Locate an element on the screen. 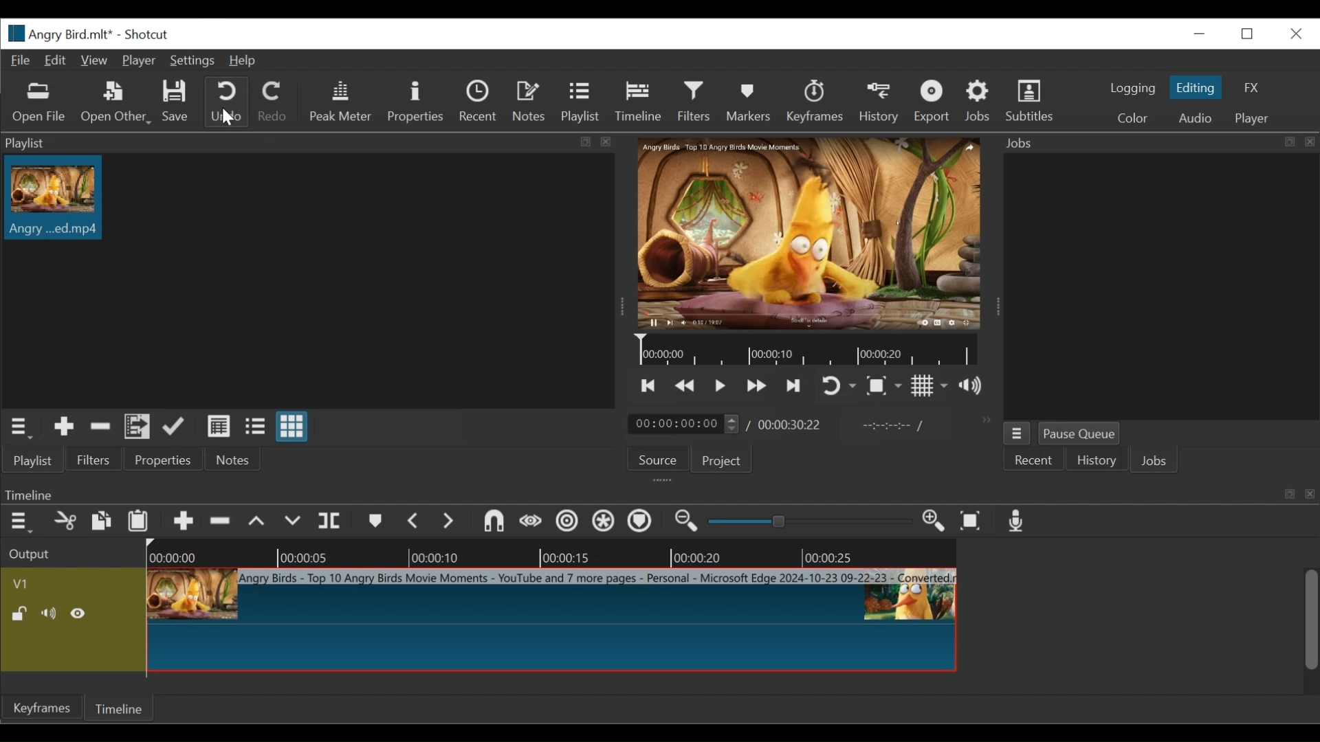  Jobs Panel is located at coordinates (1156, 143).